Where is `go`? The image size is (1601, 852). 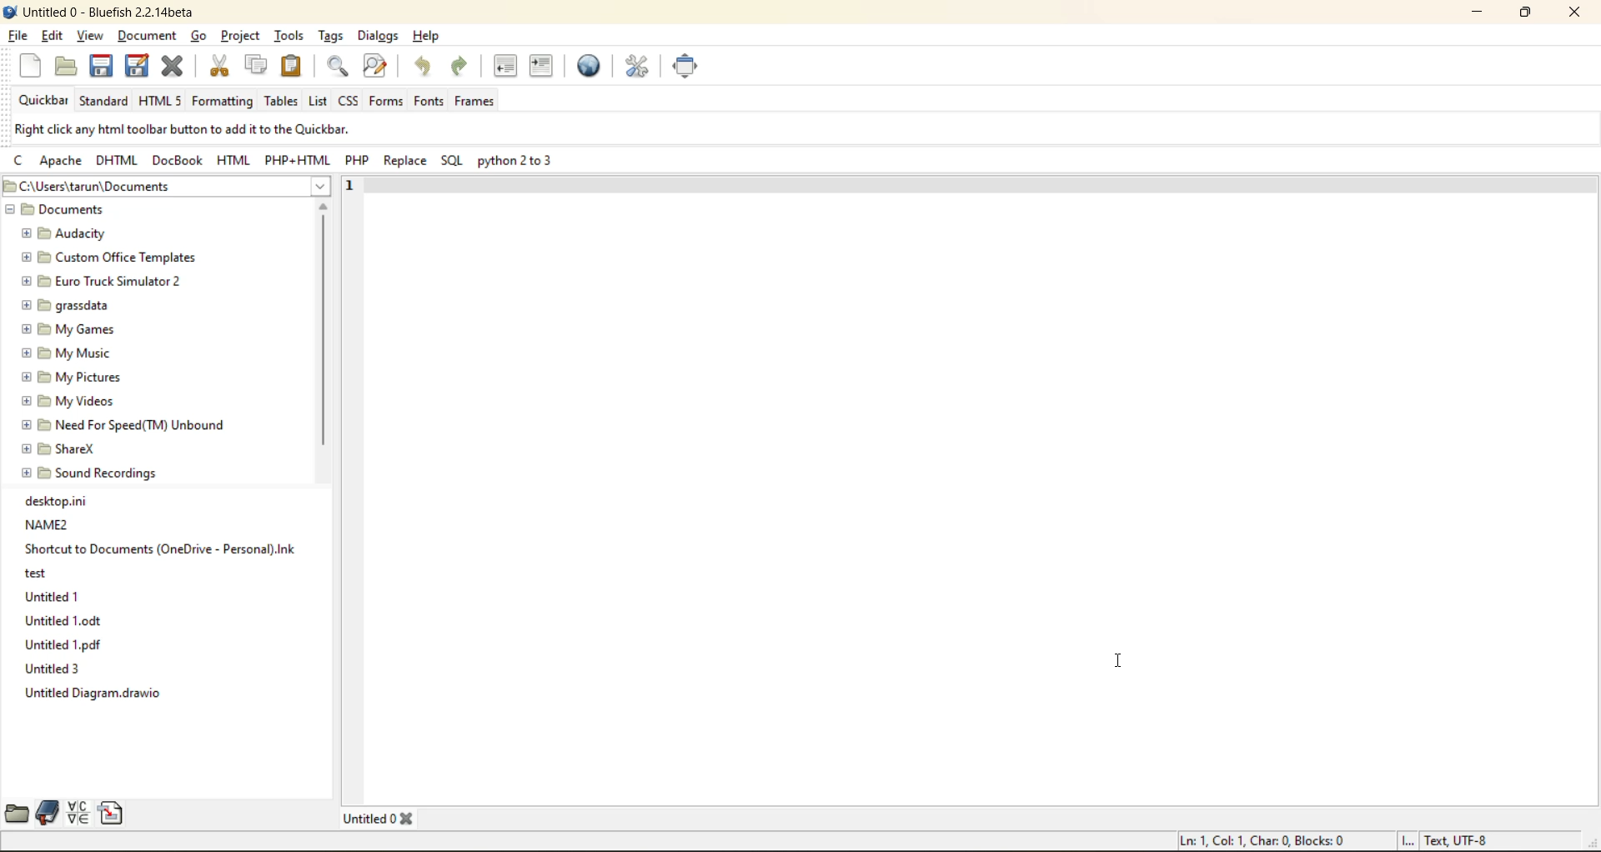 go is located at coordinates (204, 38).